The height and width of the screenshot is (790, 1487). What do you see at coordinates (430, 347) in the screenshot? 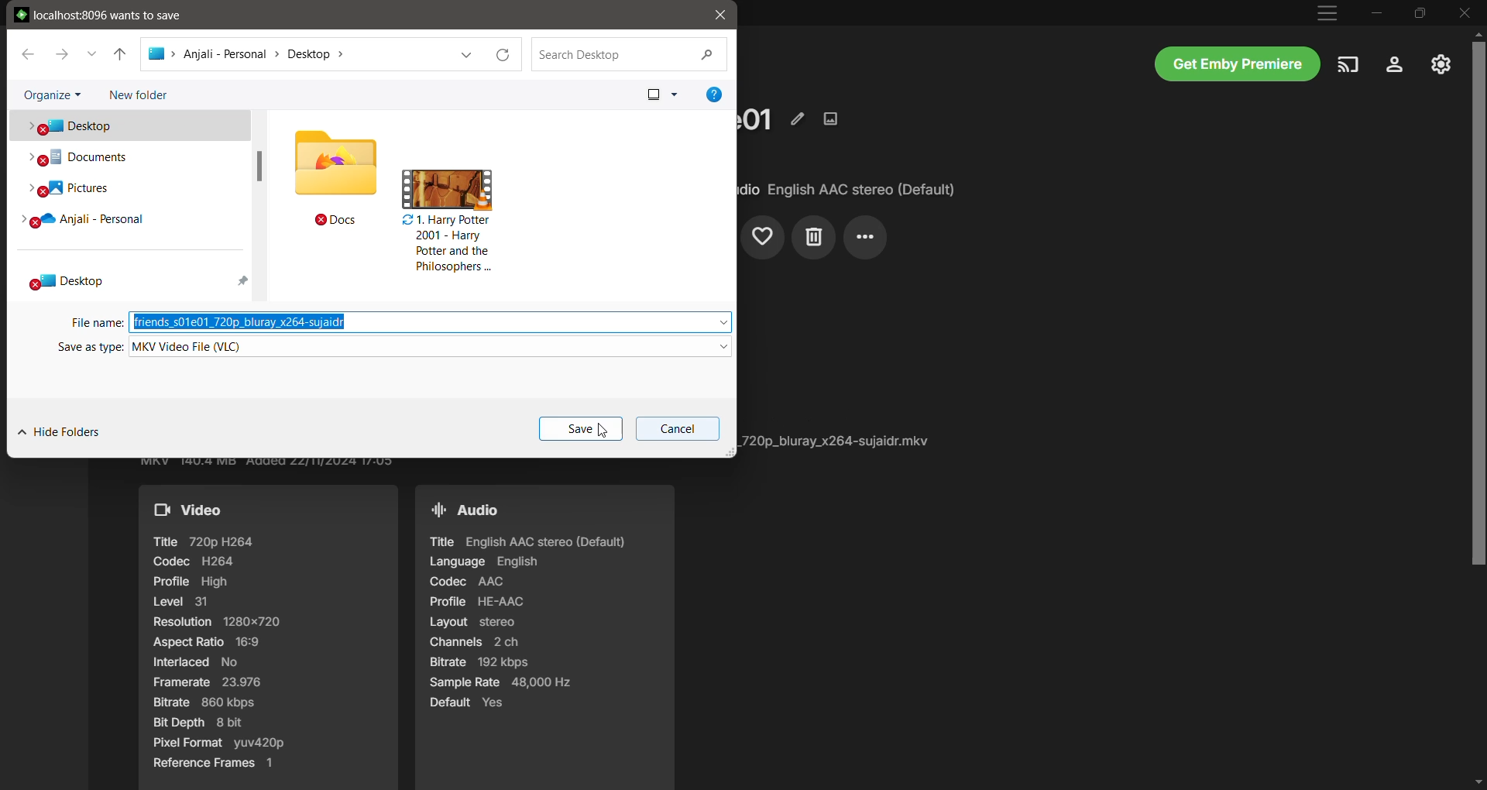
I see `Save File Type` at bounding box center [430, 347].